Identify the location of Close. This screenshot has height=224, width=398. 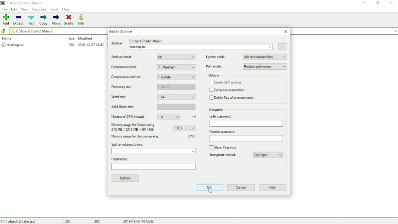
(391, 3).